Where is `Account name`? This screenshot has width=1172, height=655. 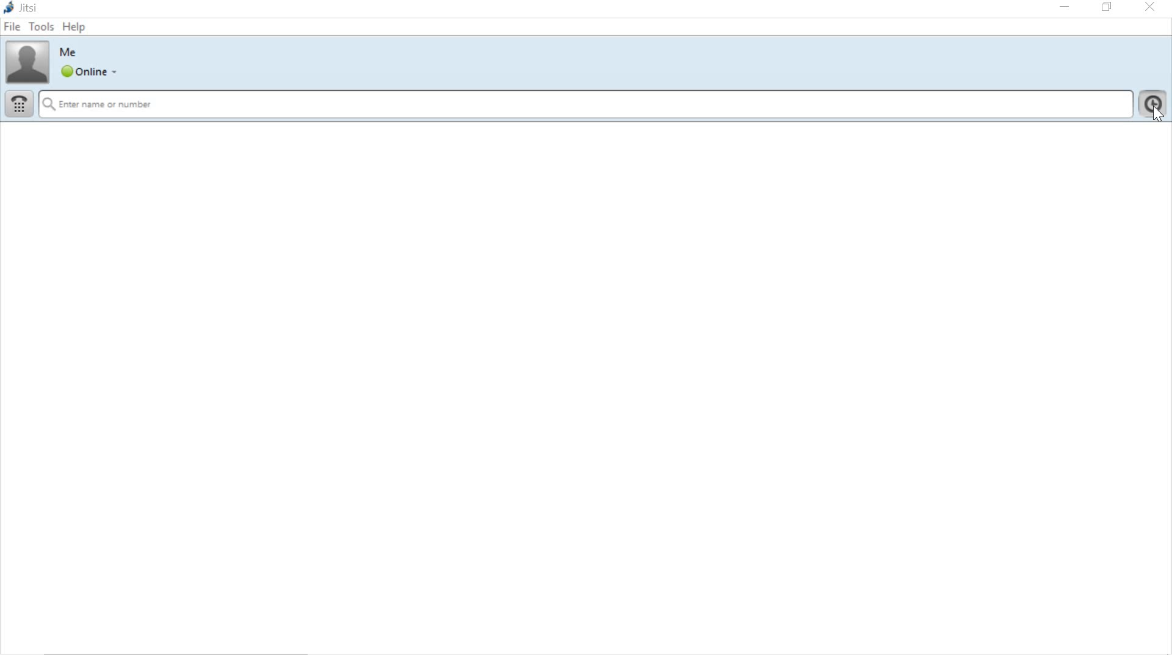 Account name is located at coordinates (68, 51).